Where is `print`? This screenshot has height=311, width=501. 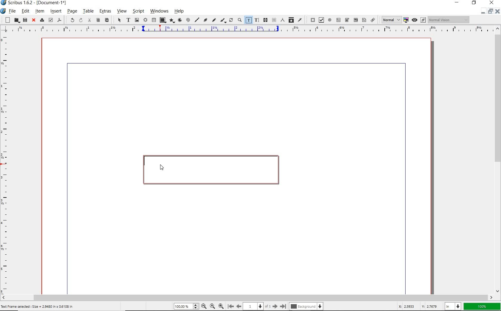 print is located at coordinates (41, 20).